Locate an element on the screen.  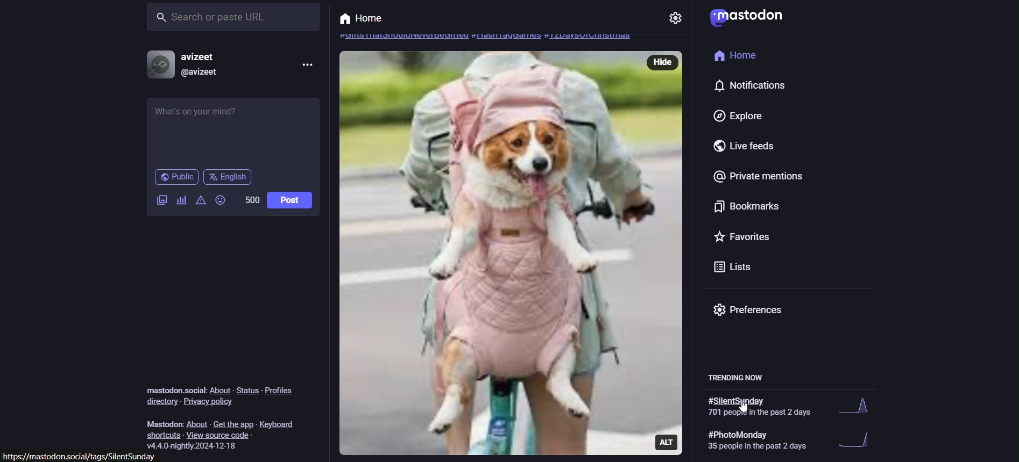
Mastodon is located at coordinates (162, 423).